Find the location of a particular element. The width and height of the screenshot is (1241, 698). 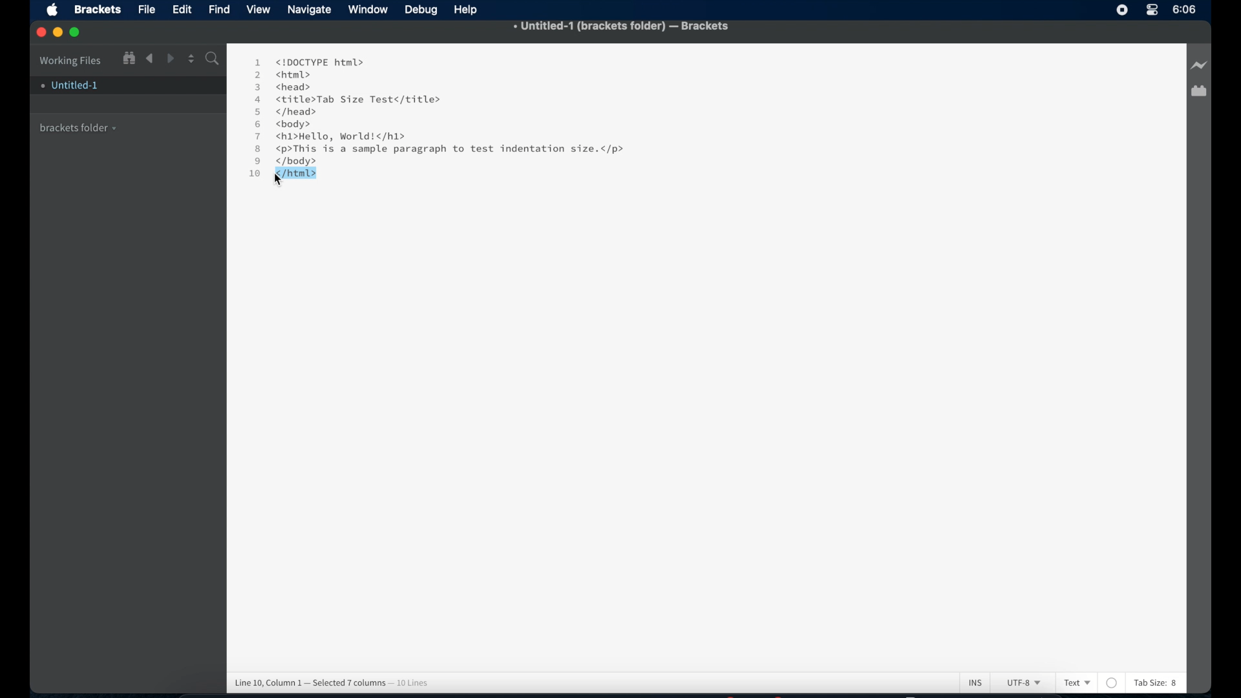

Tab Size is located at coordinates (1149, 682).